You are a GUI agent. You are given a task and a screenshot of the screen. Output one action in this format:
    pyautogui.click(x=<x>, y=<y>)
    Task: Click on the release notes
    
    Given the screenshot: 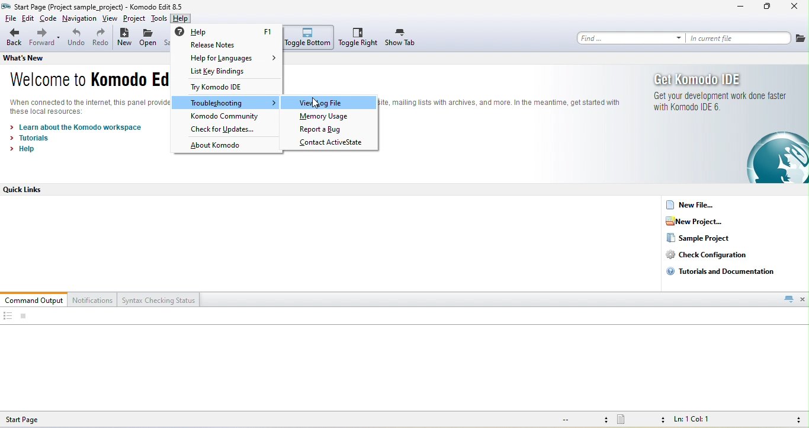 What is the action you would take?
    pyautogui.click(x=227, y=46)
    